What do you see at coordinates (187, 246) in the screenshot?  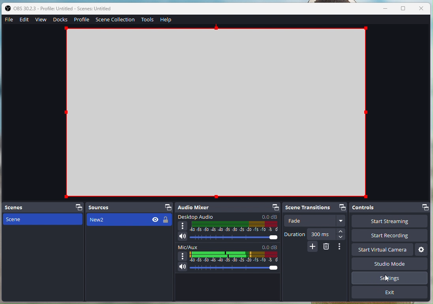 I see `Mic/Aux` at bounding box center [187, 246].